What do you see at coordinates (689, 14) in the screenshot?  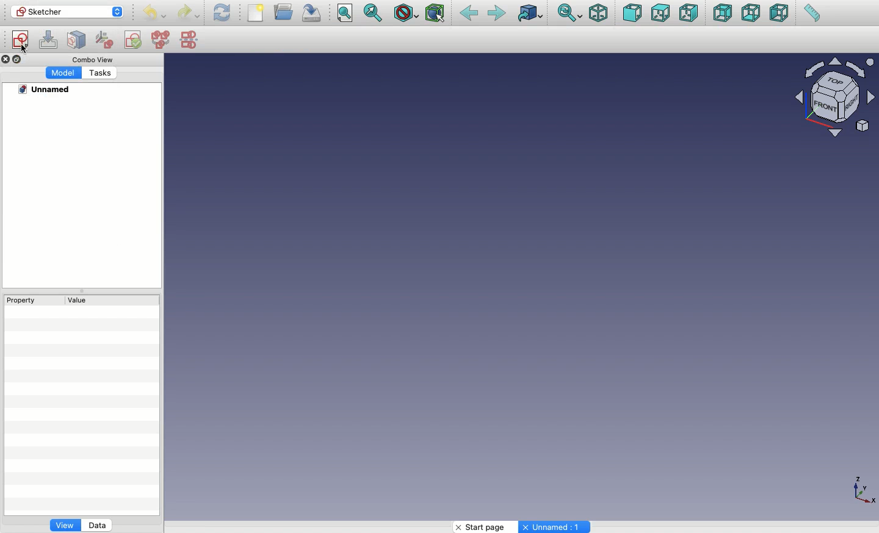 I see `Right` at bounding box center [689, 14].